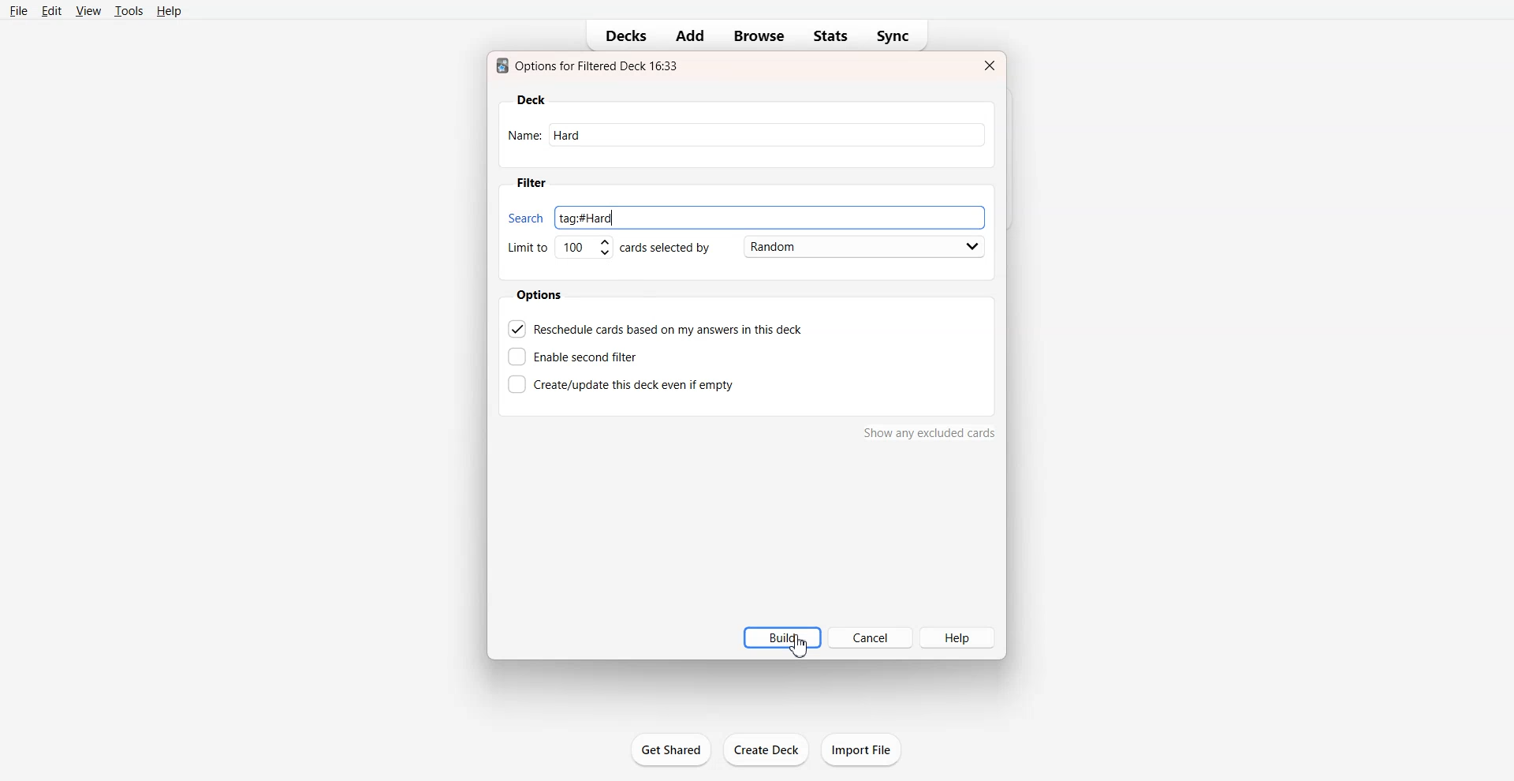 The width and height of the screenshot is (1514, 781). What do you see at coordinates (830, 36) in the screenshot?
I see `Stats` at bounding box center [830, 36].